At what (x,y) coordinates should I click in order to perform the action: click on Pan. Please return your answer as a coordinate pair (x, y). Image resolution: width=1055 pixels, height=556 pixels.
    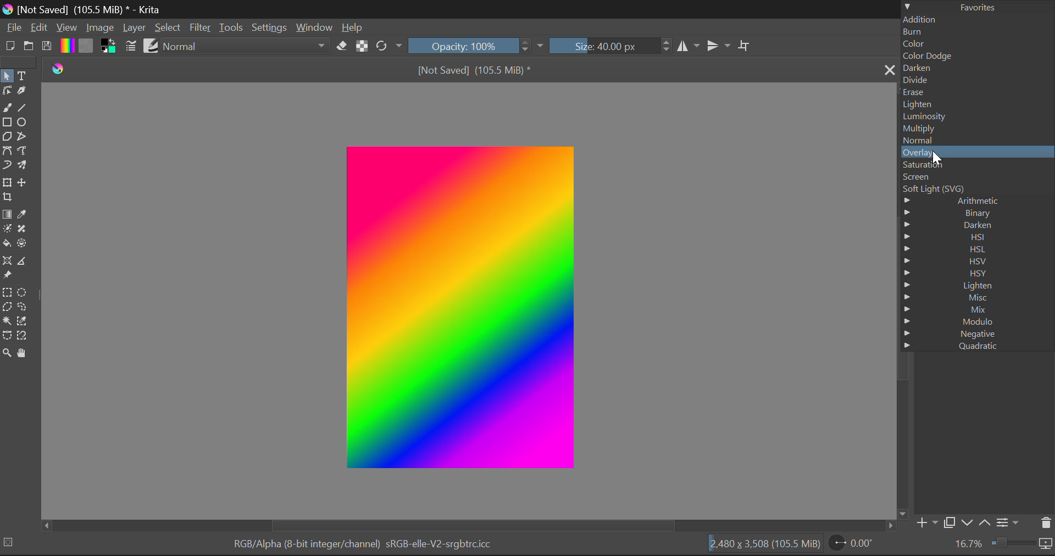
    Looking at the image, I should click on (24, 353).